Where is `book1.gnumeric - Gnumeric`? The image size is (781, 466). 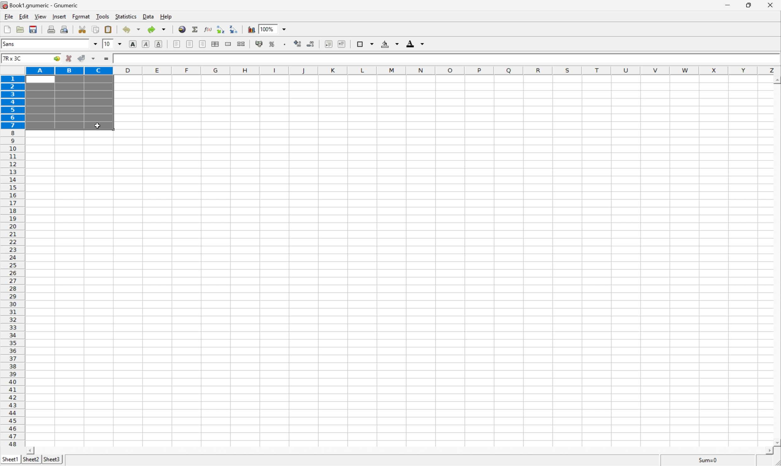 book1.gnumeric - Gnumeric is located at coordinates (40, 5).